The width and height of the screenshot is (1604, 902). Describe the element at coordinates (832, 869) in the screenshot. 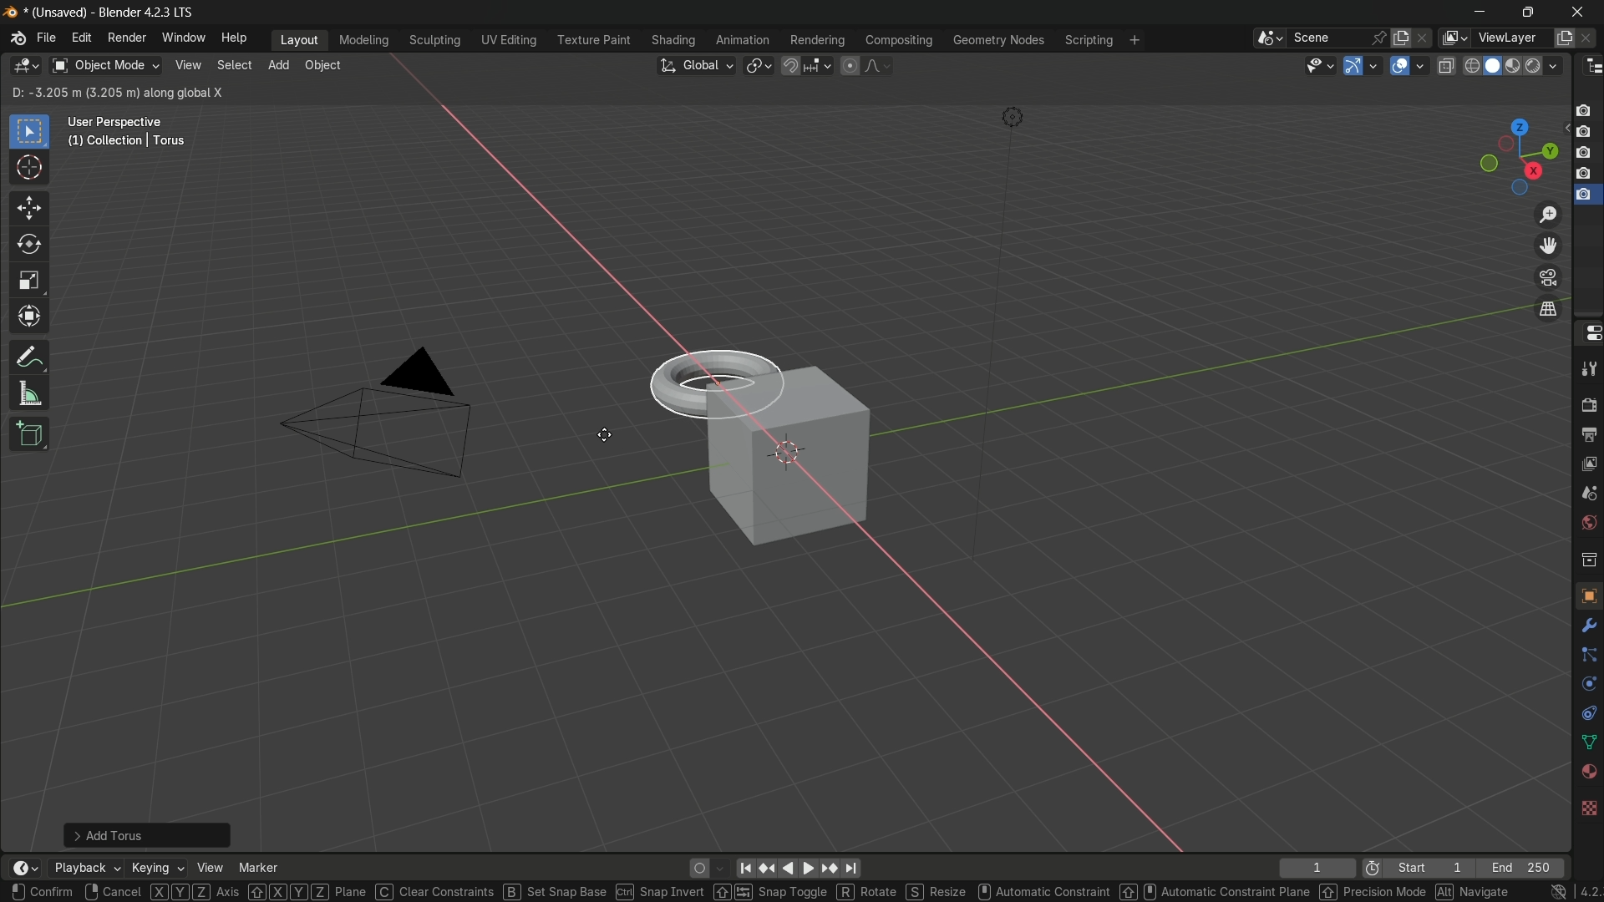

I see `jump to keyframe` at that location.